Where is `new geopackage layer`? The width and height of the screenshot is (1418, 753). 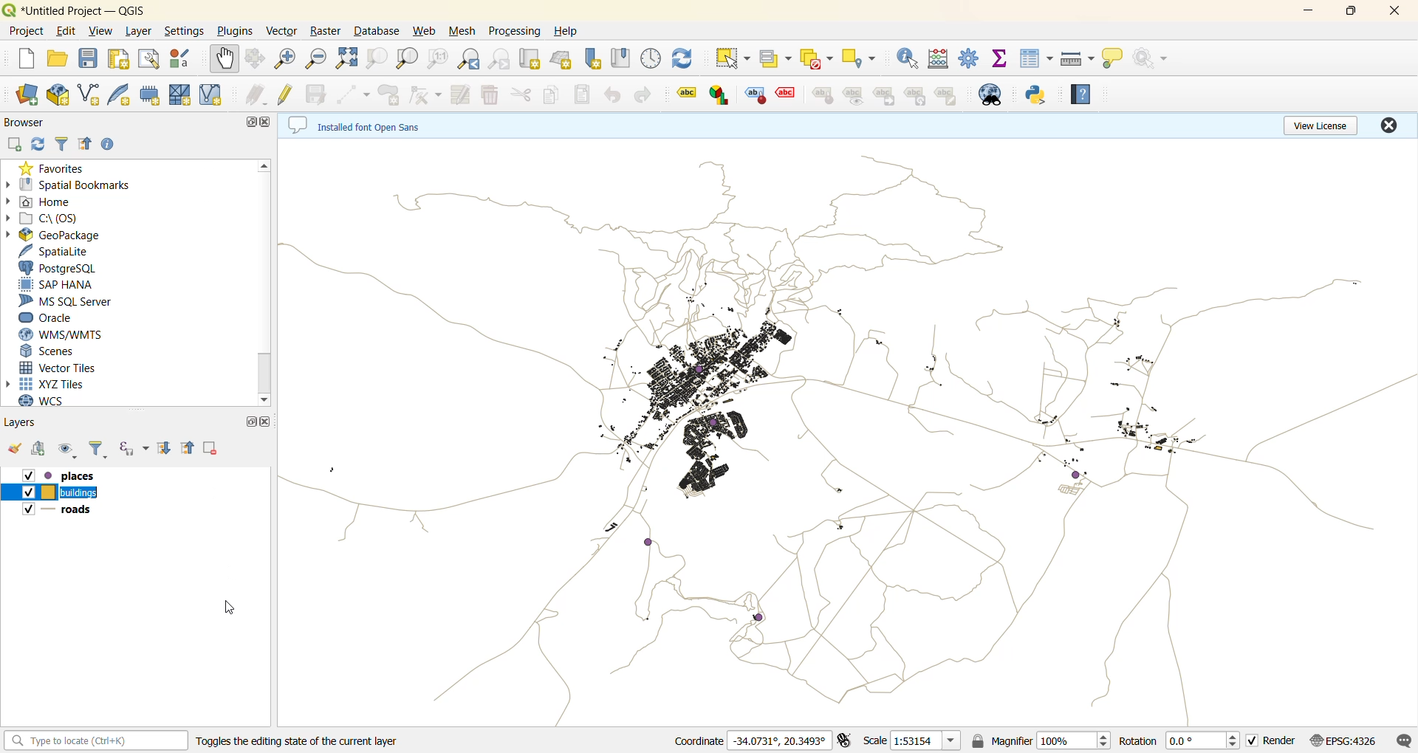 new geopackage layer is located at coordinates (58, 94).